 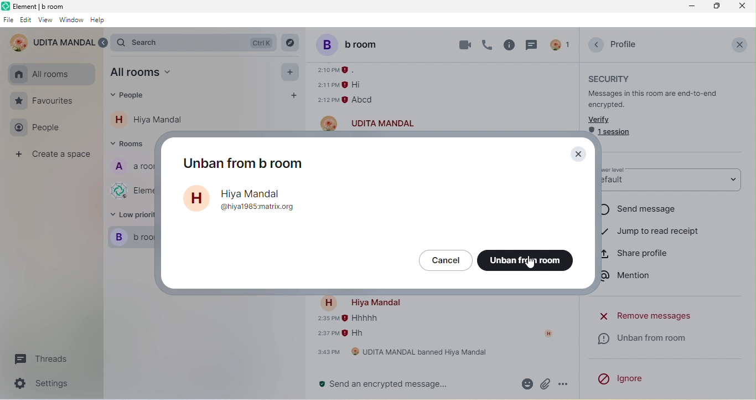 What do you see at coordinates (751, 278) in the screenshot?
I see `scroll down` at bounding box center [751, 278].